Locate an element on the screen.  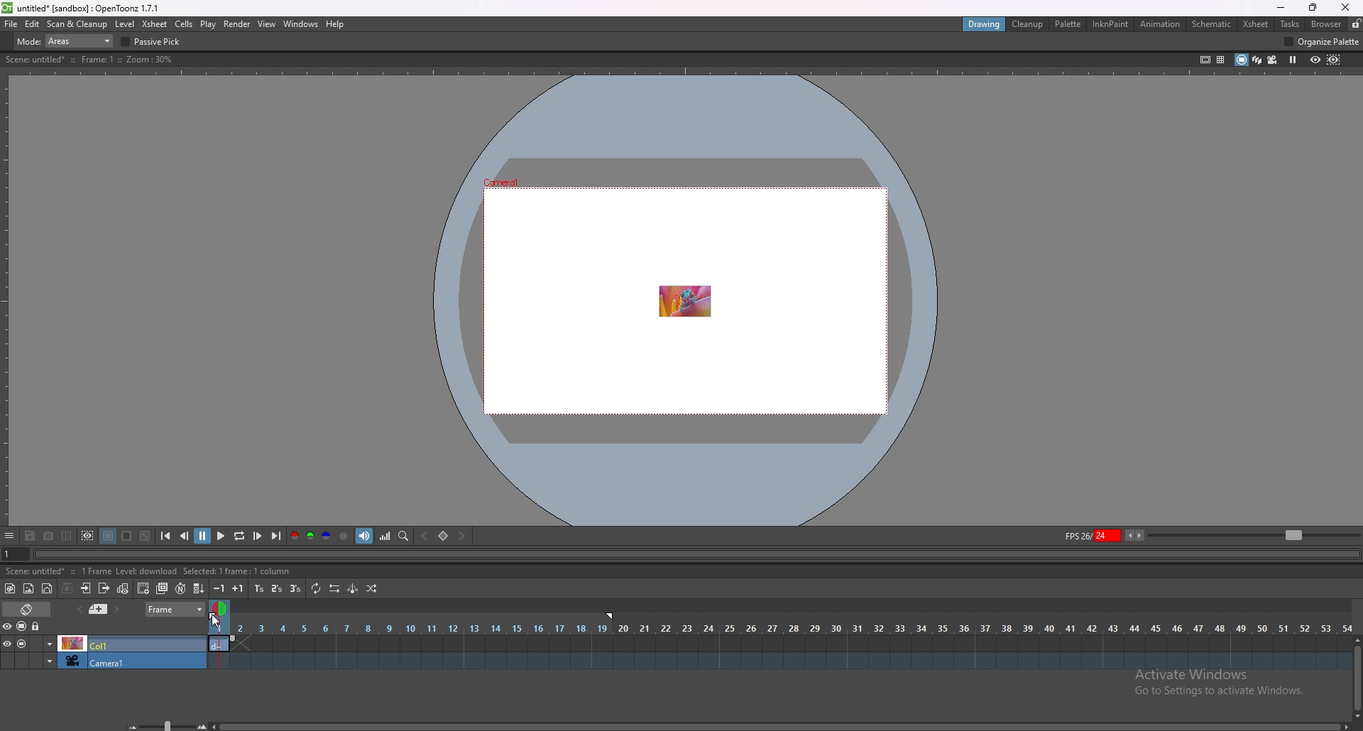
options is located at coordinates (10, 537).